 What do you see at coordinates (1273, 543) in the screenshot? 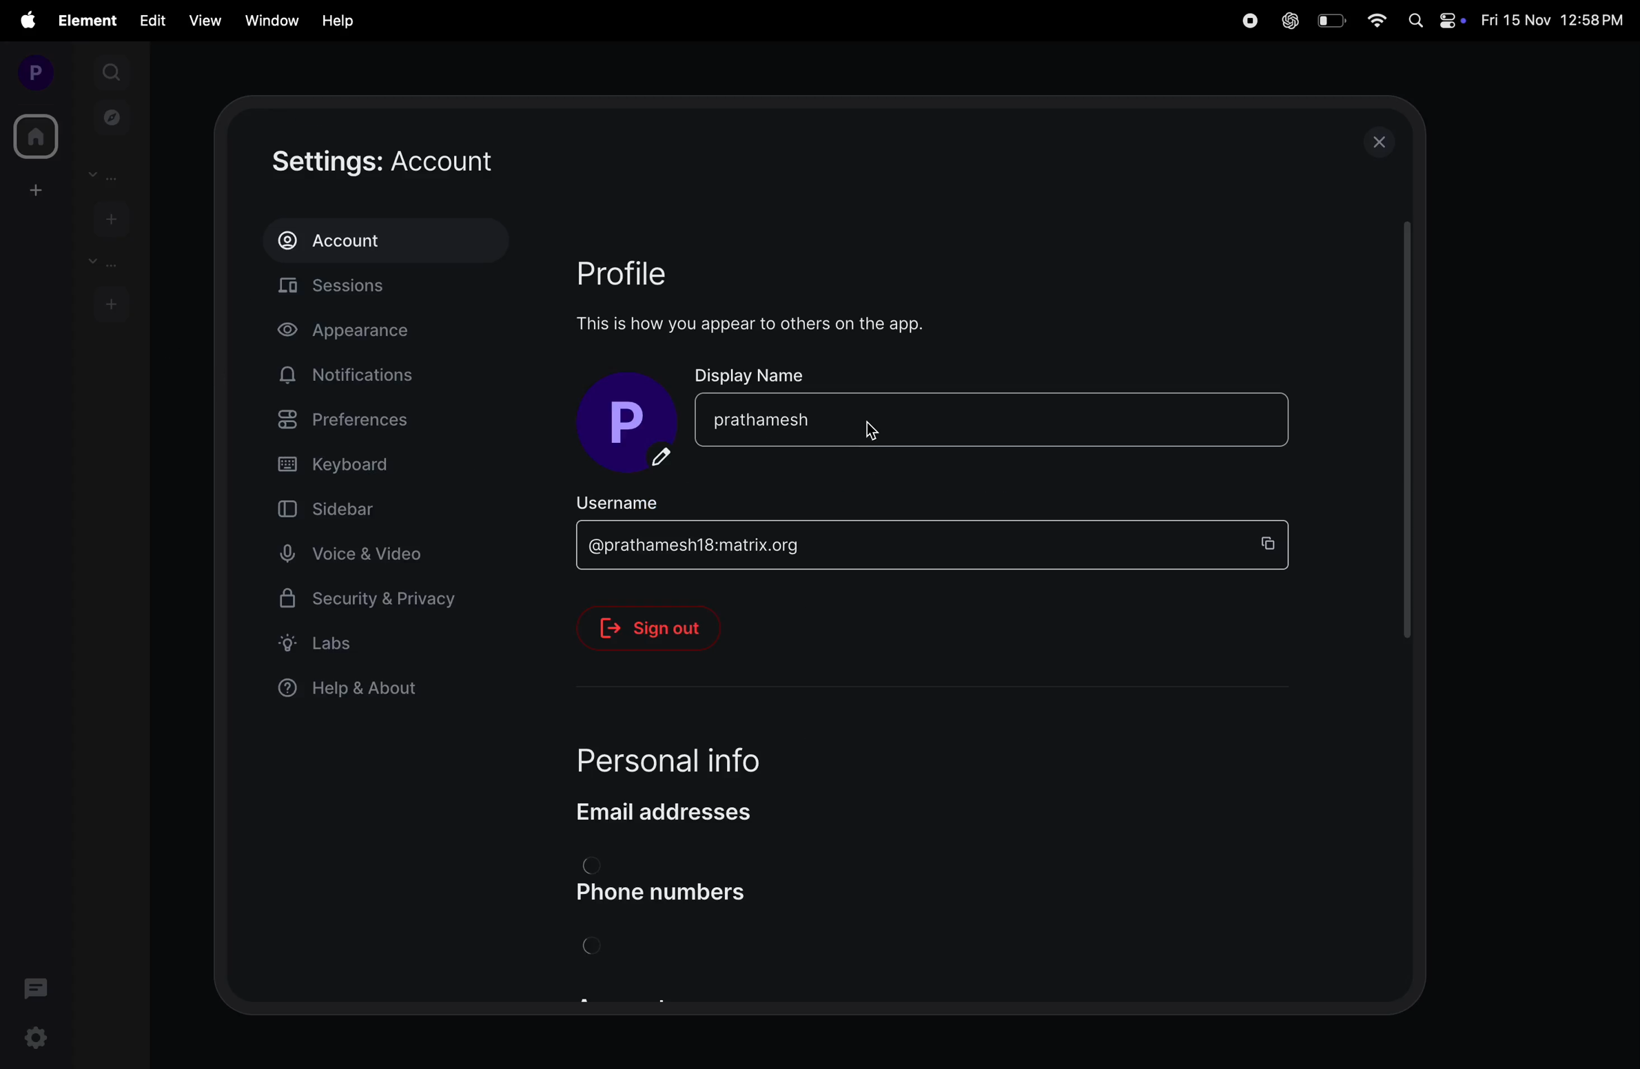
I see `copy` at bounding box center [1273, 543].